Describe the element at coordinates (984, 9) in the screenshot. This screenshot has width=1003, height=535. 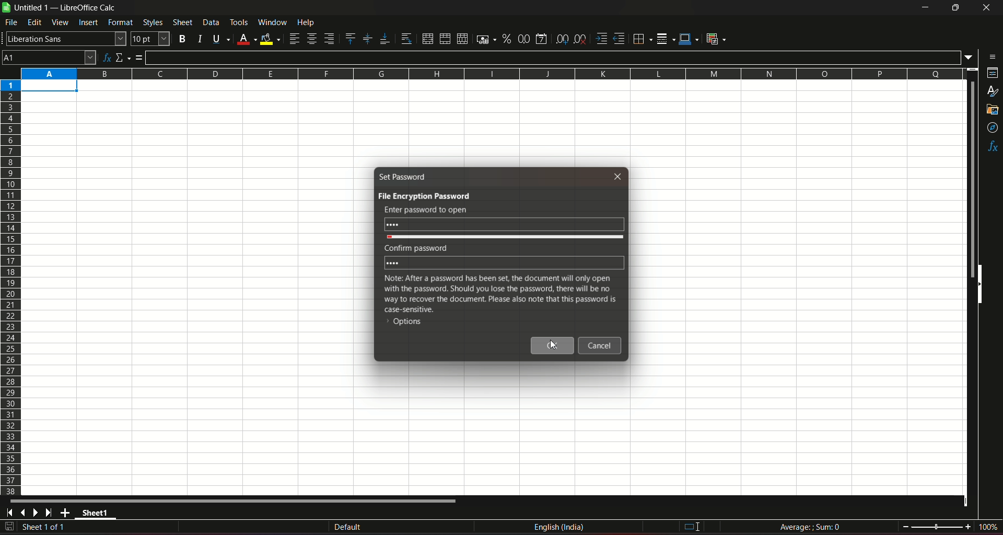
I see `close` at that location.